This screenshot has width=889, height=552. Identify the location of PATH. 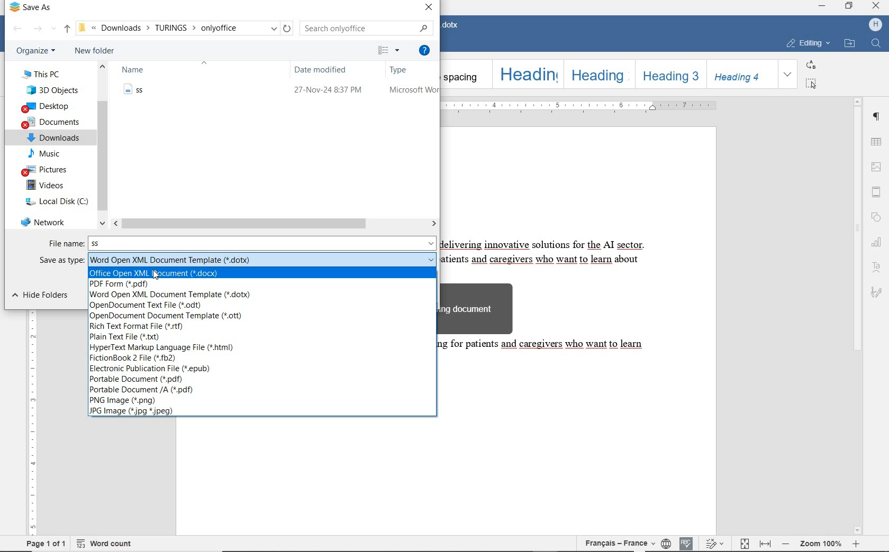
(178, 28).